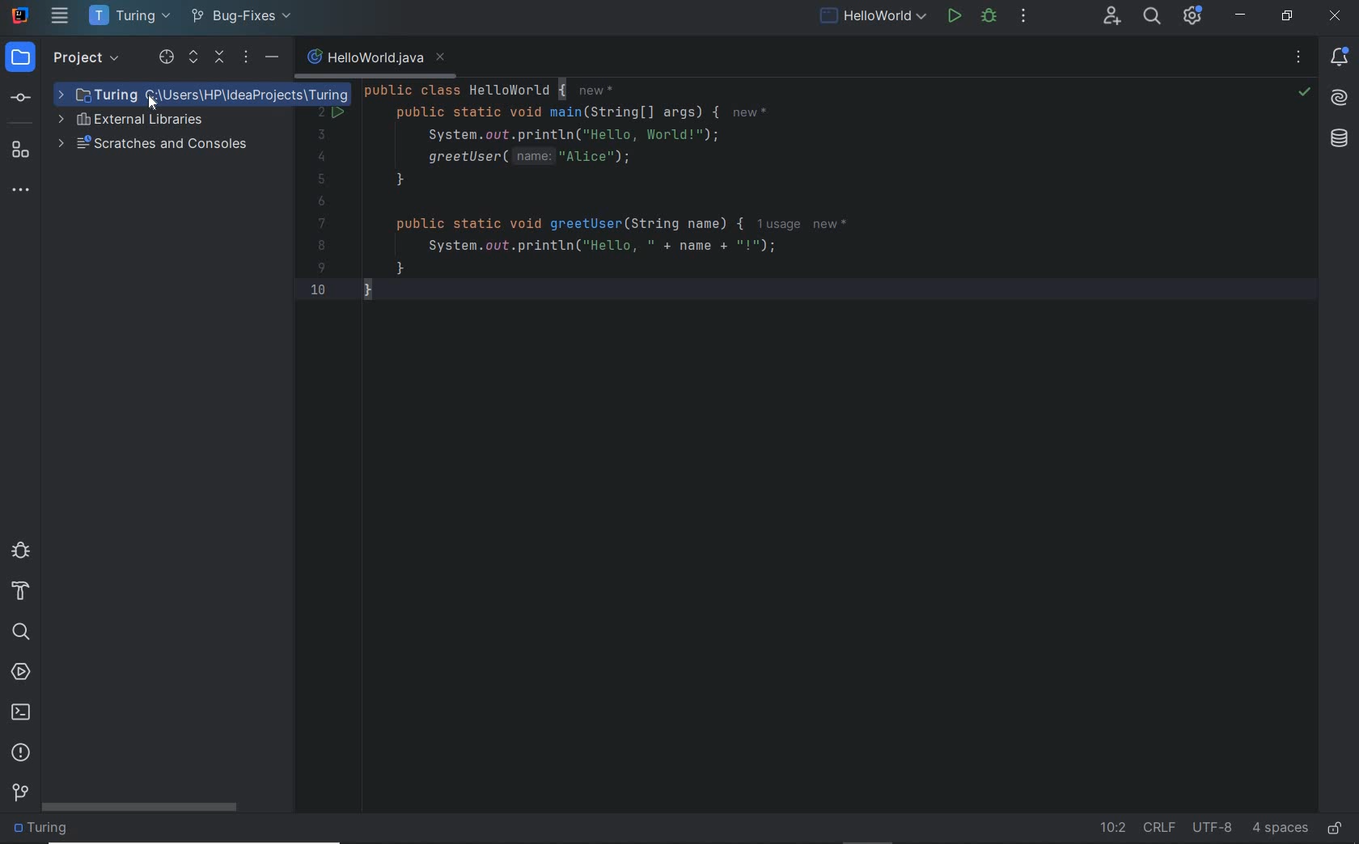 Image resolution: width=1359 pixels, height=844 pixels. What do you see at coordinates (21, 150) in the screenshot?
I see `structure` at bounding box center [21, 150].